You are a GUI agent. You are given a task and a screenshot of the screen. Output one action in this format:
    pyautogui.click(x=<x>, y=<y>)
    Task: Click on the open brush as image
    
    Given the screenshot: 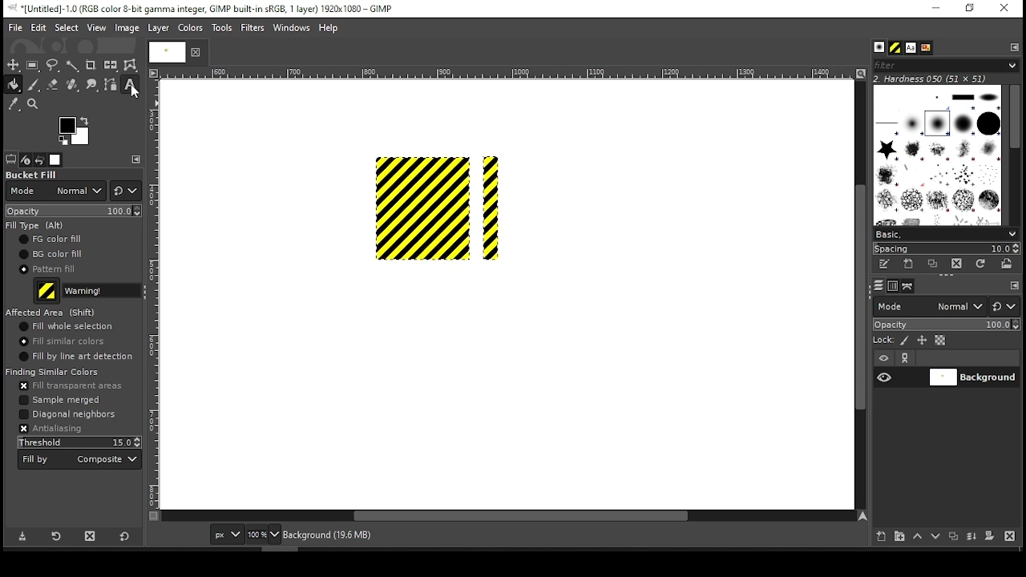 What is the action you would take?
    pyautogui.click(x=1008, y=264)
    